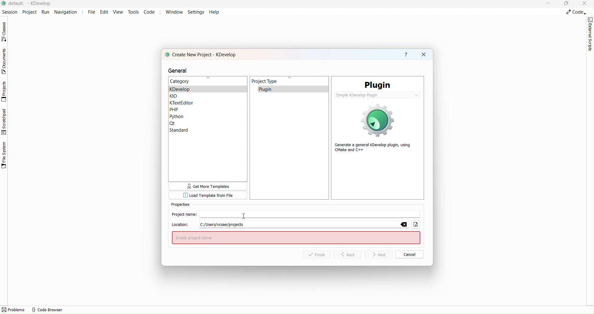  I want to click on file name and application name, so click(32, 3).